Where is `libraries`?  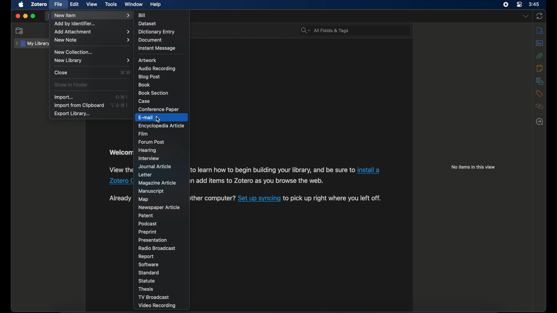
libraries is located at coordinates (539, 81).